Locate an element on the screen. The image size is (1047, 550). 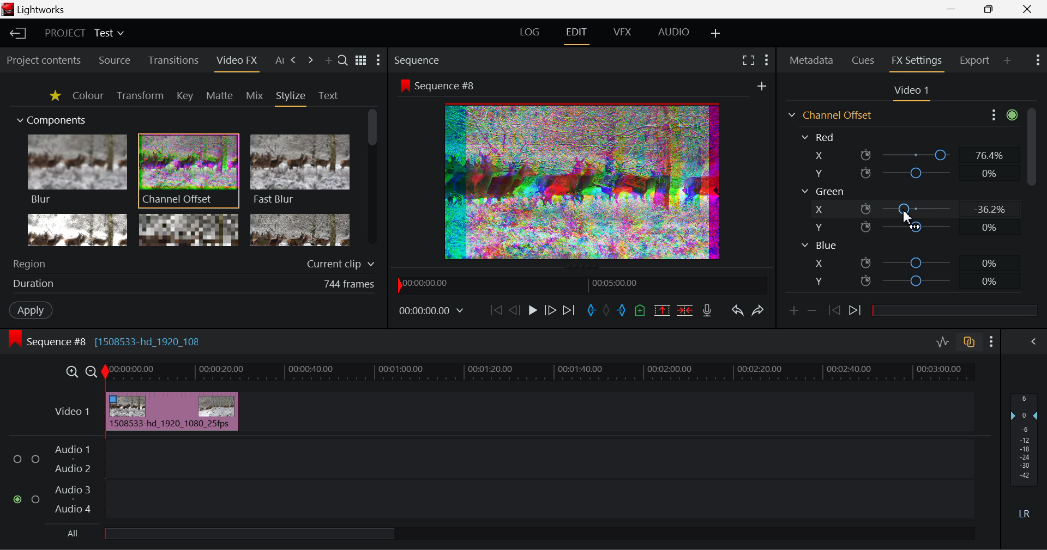
Window Title is located at coordinates (41, 10).